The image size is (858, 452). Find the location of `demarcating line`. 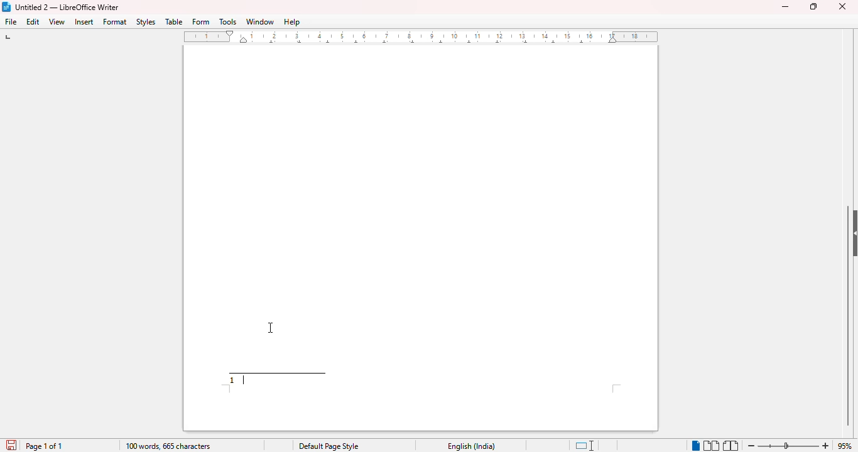

demarcating line is located at coordinates (279, 370).